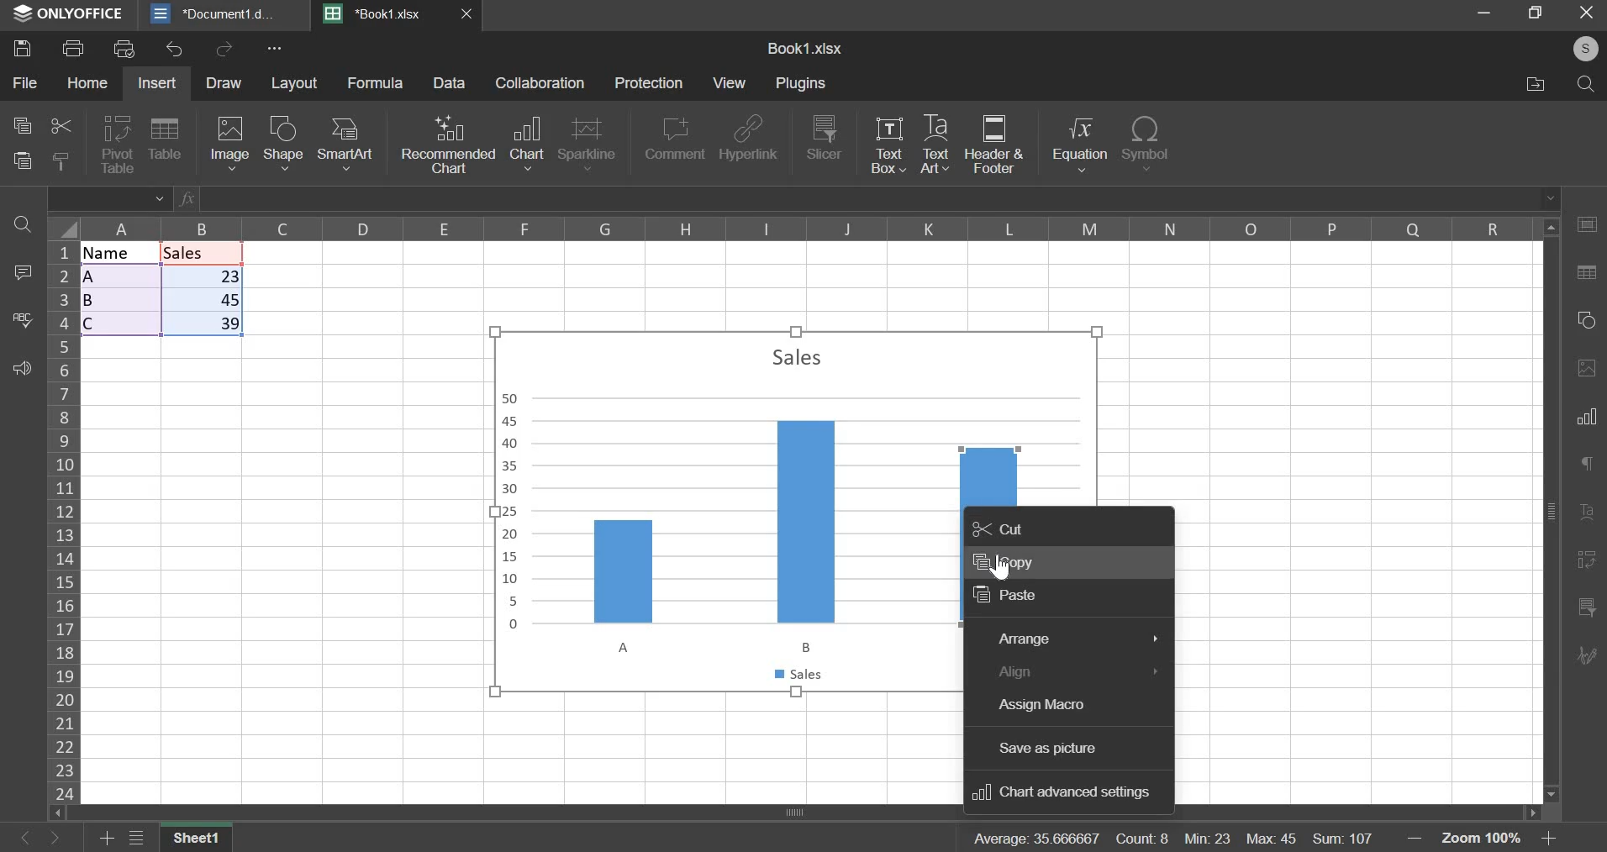  Describe the element at coordinates (886, 198) in the screenshot. I see `Enter typing window` at that location.